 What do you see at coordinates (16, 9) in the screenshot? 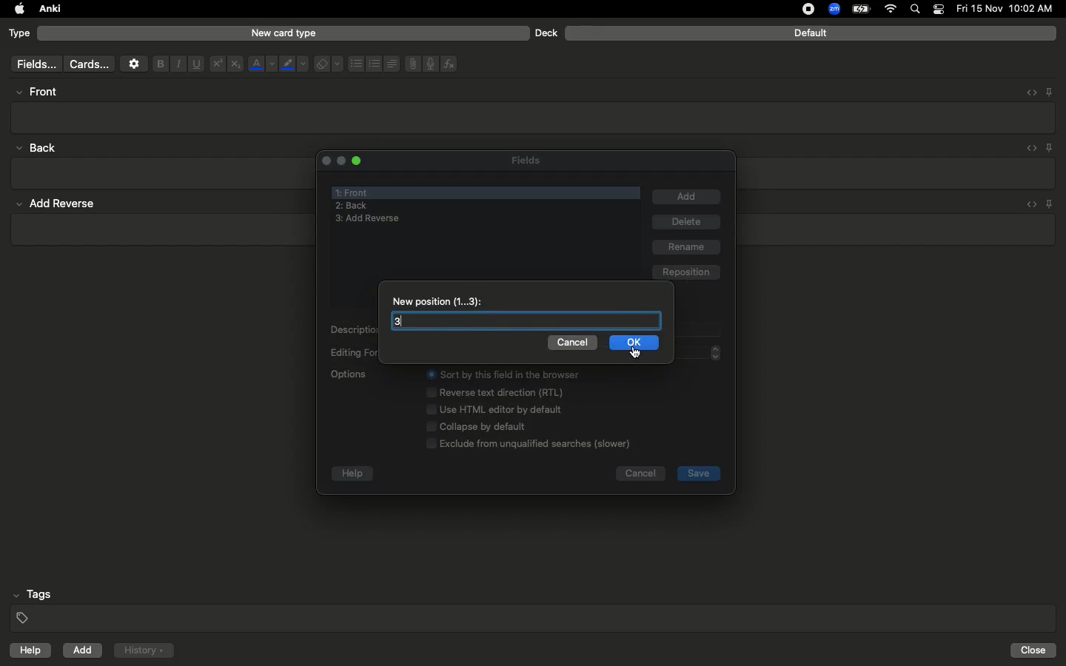
I see `apple logo` at bounding box center [16, 9].